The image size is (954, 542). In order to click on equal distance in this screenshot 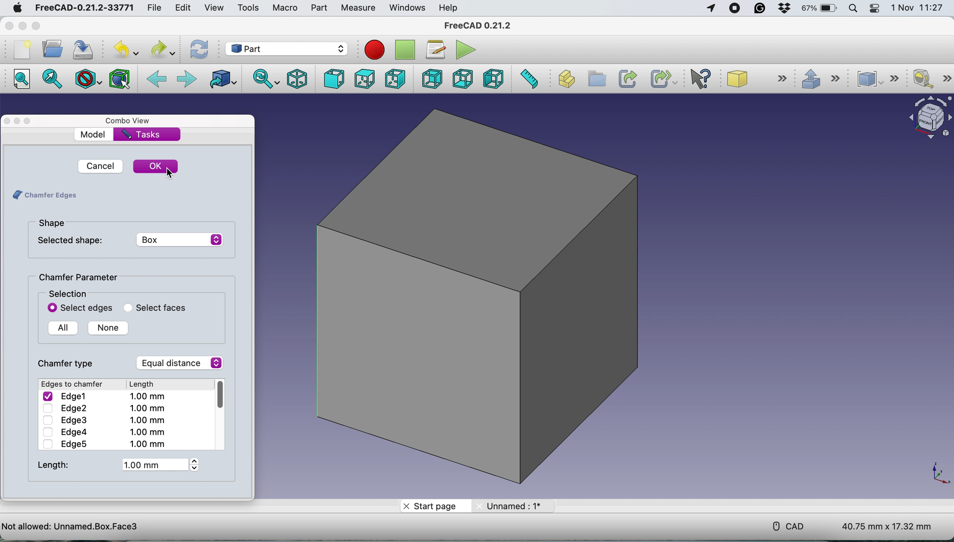, I will do `click(179, 363)`.